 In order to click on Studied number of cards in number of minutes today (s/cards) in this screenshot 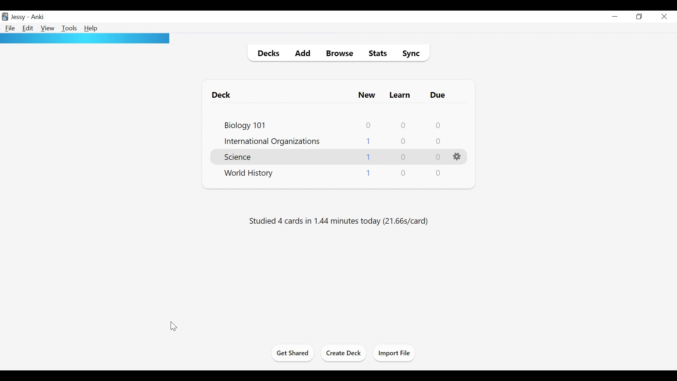, I will do `click(337, 222)`.